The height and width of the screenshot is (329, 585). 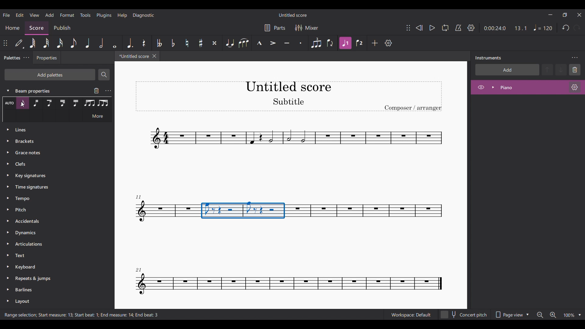 What do you see at coordinates (53, 198) in the screenshot?
I see `Tempo` at bounding box center [53, 198].